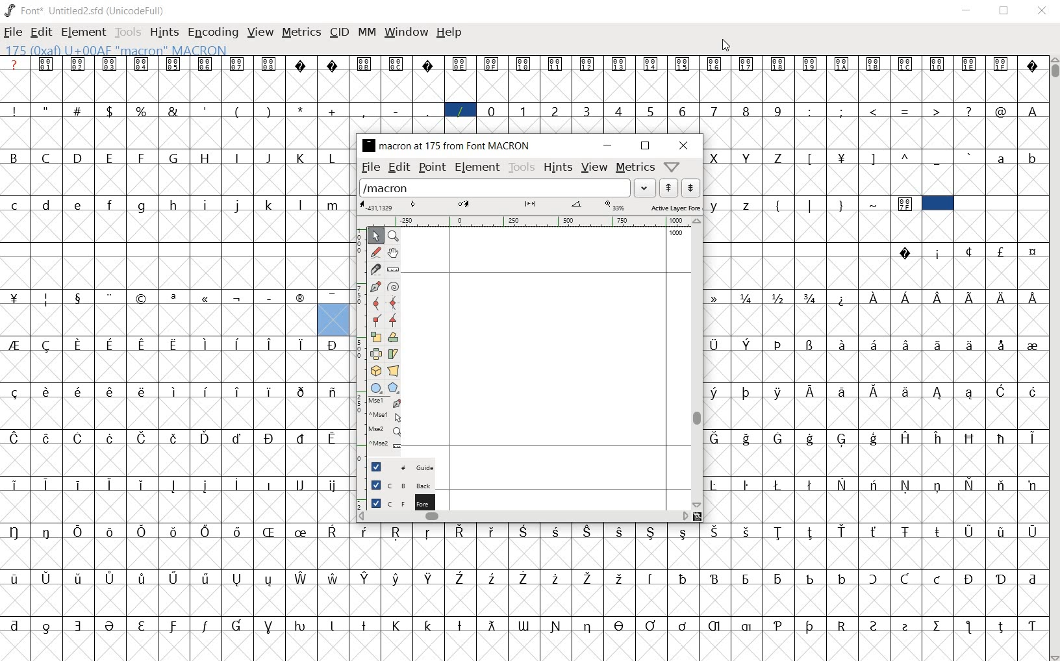  I want to click on Symbol, so click(460, 64).